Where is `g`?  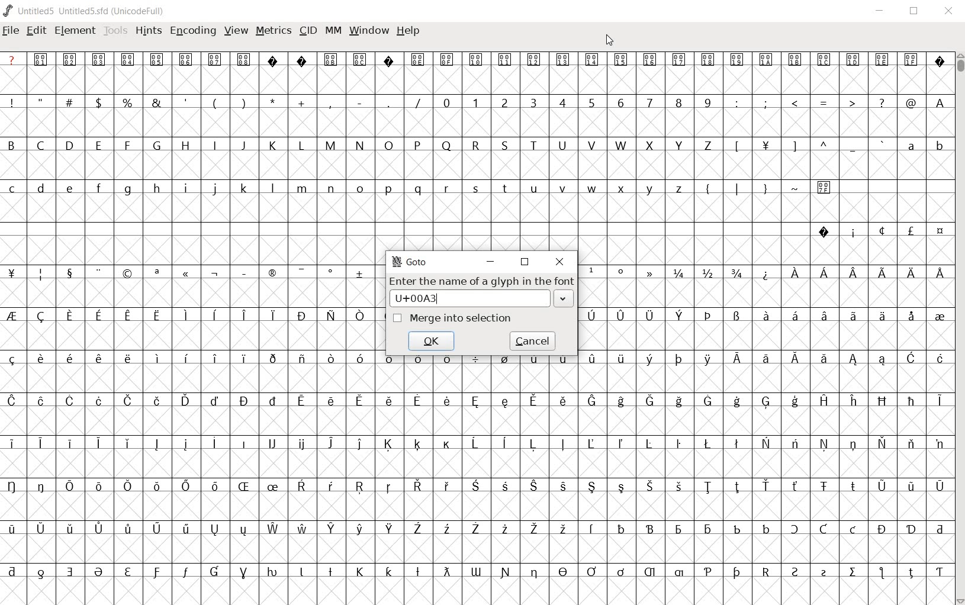 g is located at coordinates (127, 189).